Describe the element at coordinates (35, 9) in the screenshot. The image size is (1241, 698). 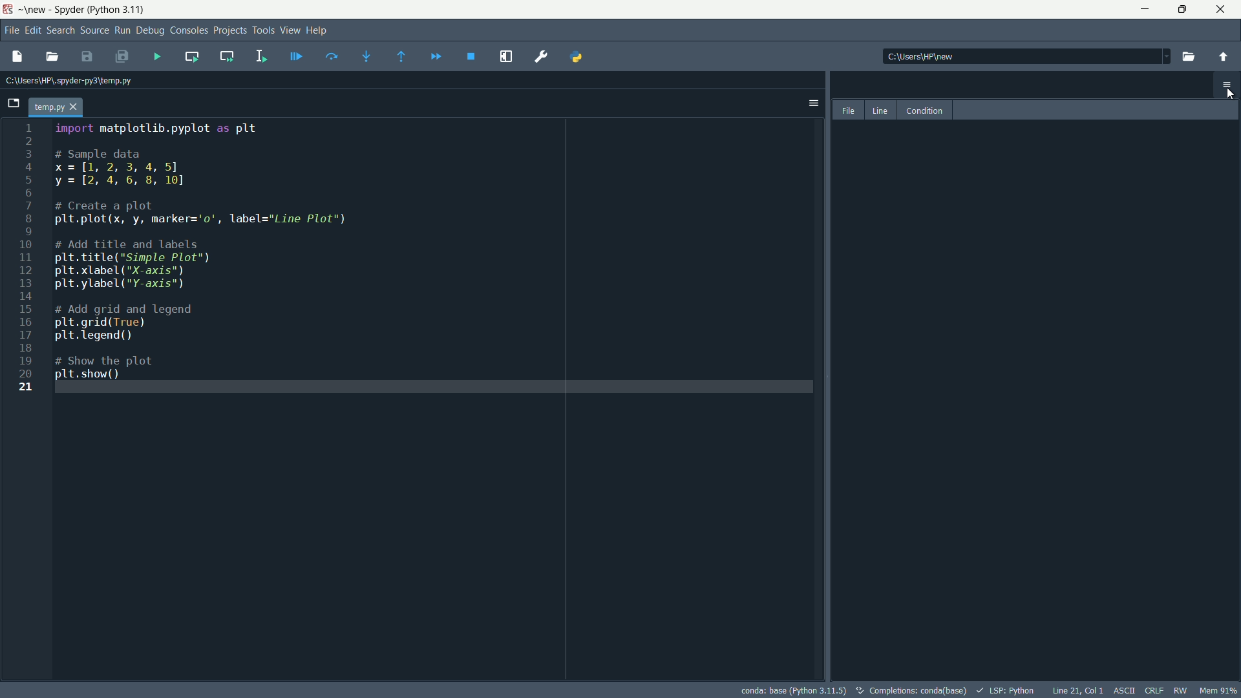
I see `new` at that location.